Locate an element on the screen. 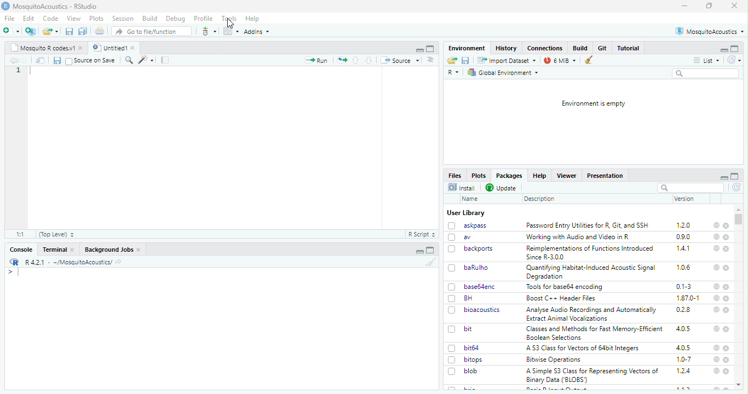 This screenshot has width=748, height=394. searchbox is located at coordinates (691, 188).